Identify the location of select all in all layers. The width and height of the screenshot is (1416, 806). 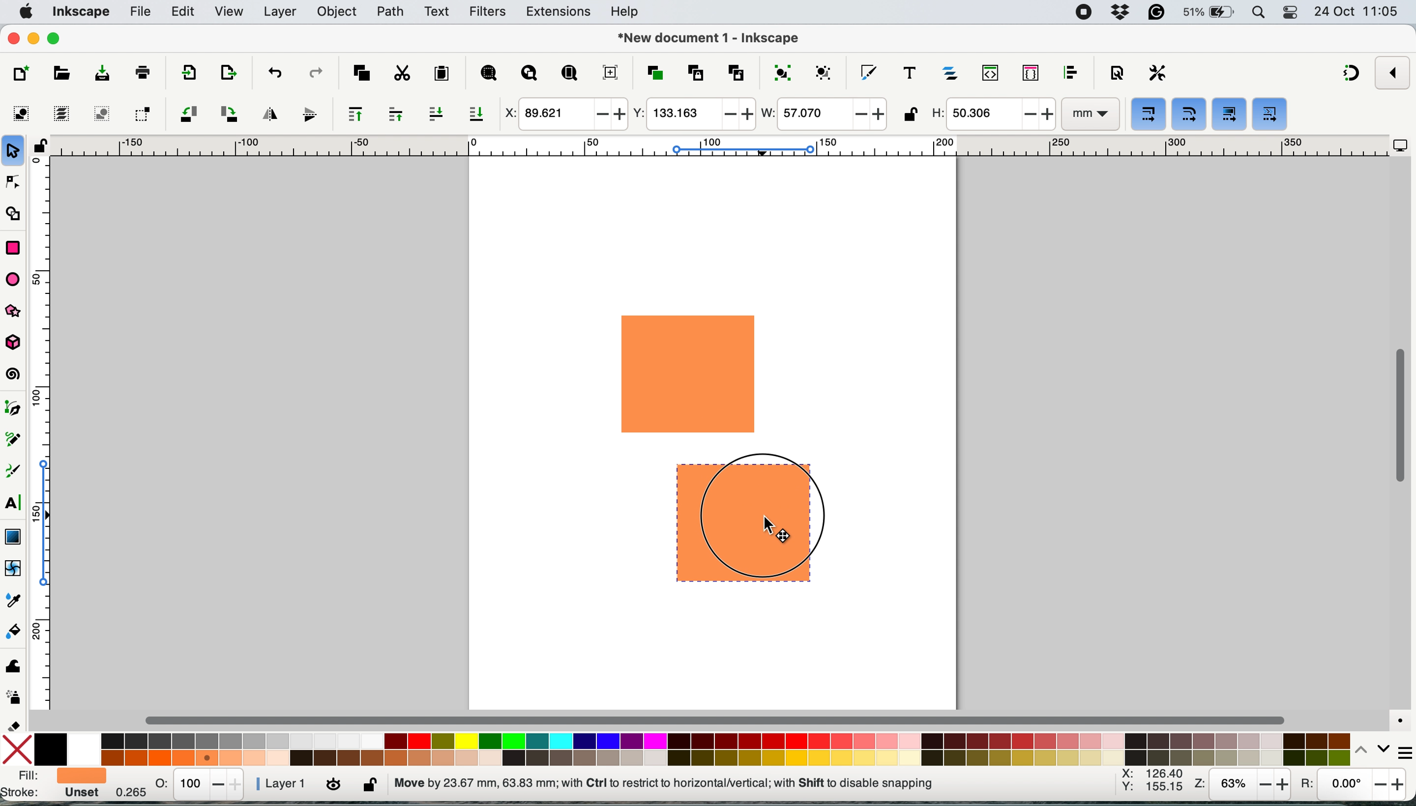
(62, 113).